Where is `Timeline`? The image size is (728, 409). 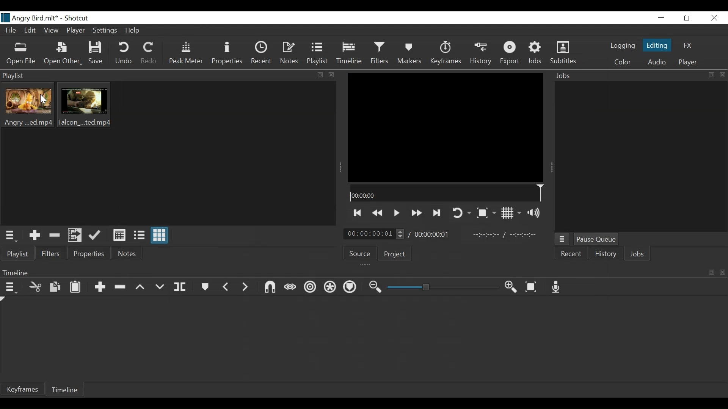 Timeline is located at coordinates (350, 53).